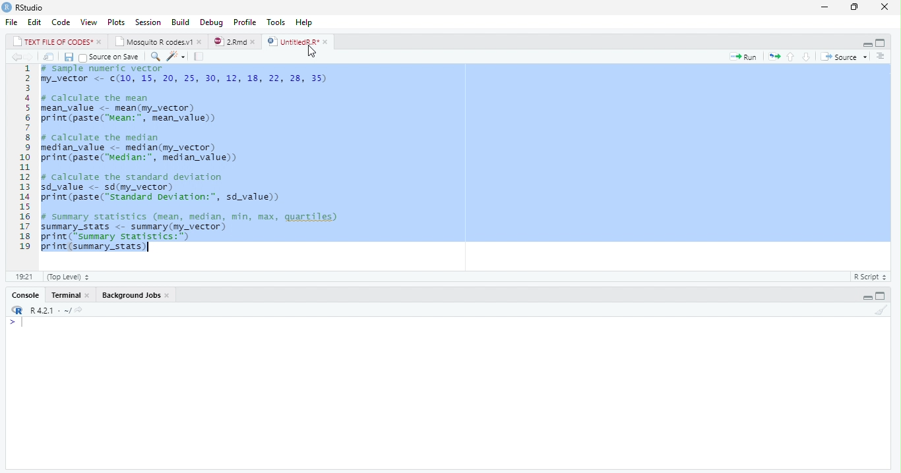 The width and height of the screenshot is (901, 473). I want to click on Background Jobs, so click(131, 295).